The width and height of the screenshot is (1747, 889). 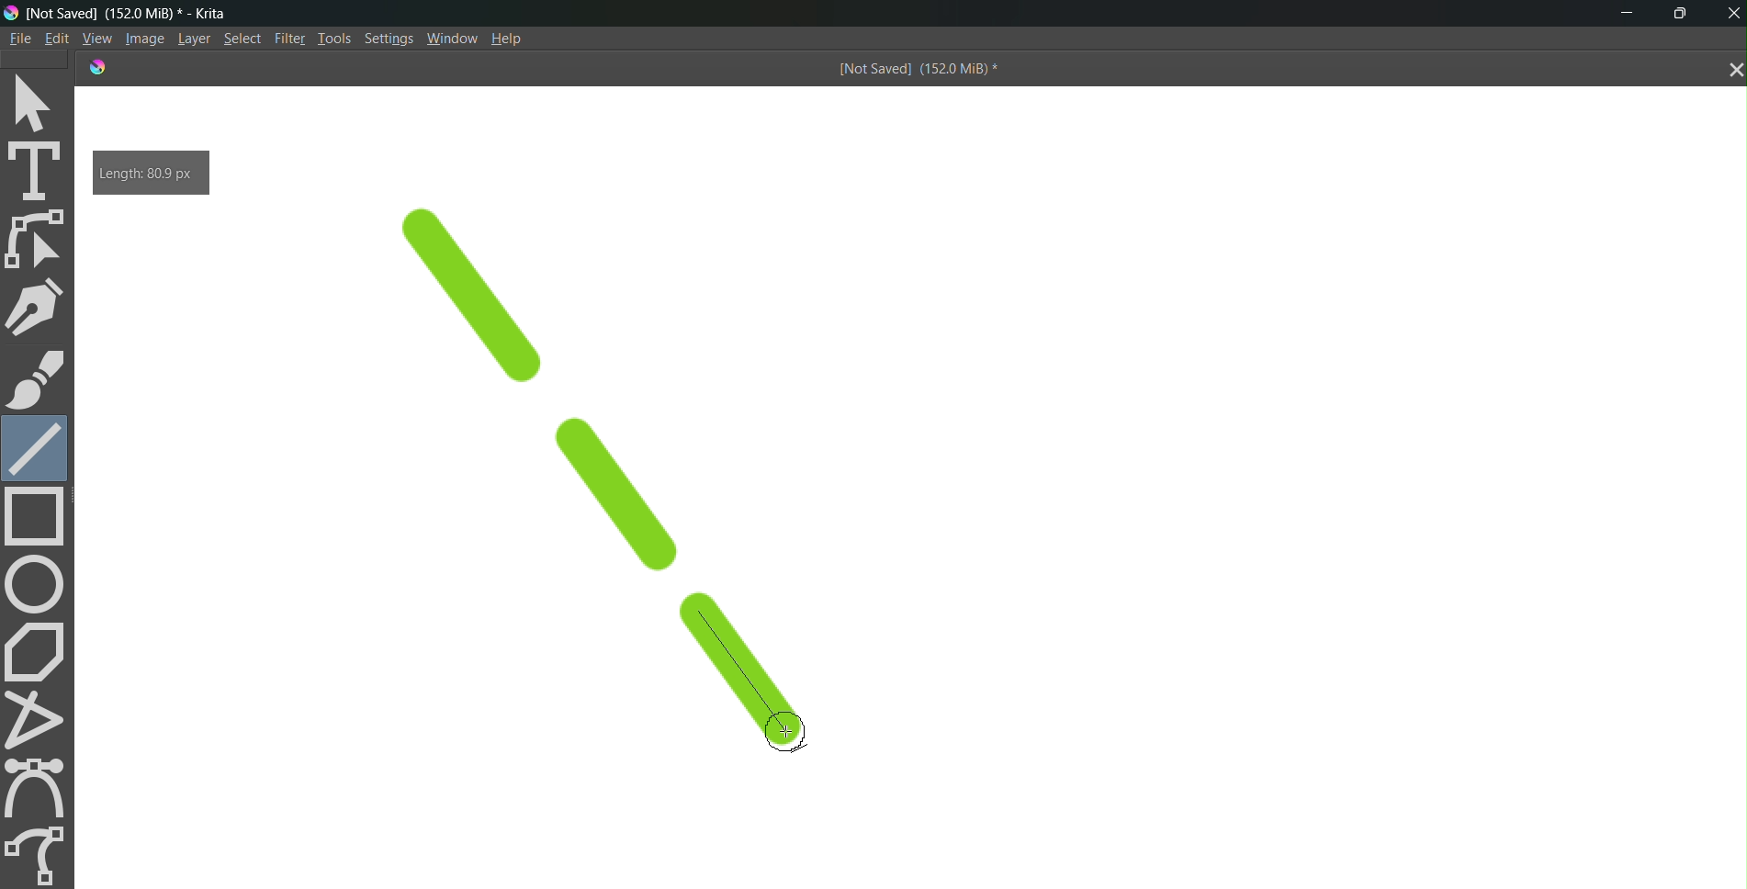 What do you see at coordinates (452, 39) in the screenshot?
I see `Window` at bounding box center [452, 39].